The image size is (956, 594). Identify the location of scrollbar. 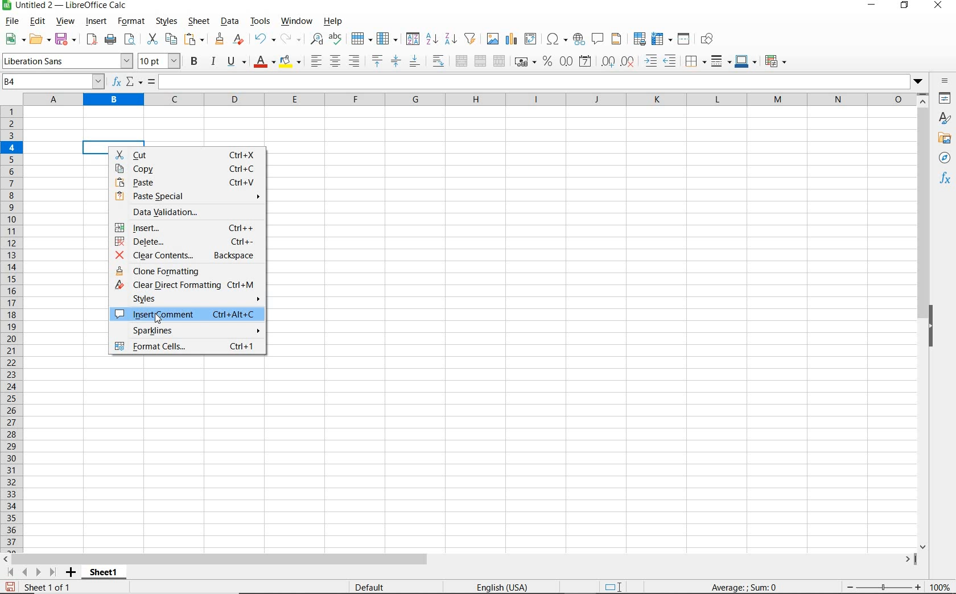
(460, 559).